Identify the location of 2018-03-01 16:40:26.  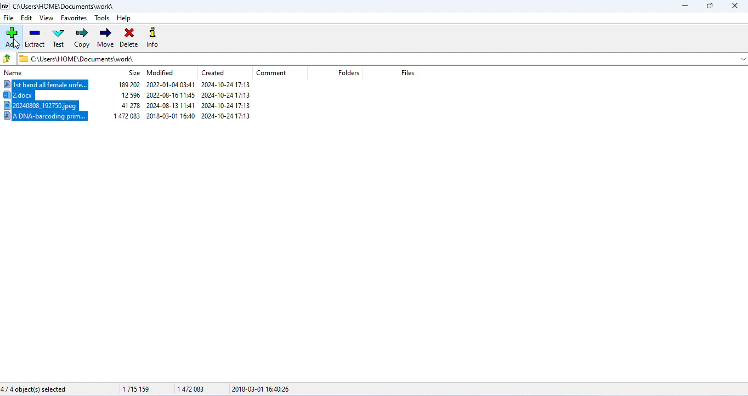
(262, 389).